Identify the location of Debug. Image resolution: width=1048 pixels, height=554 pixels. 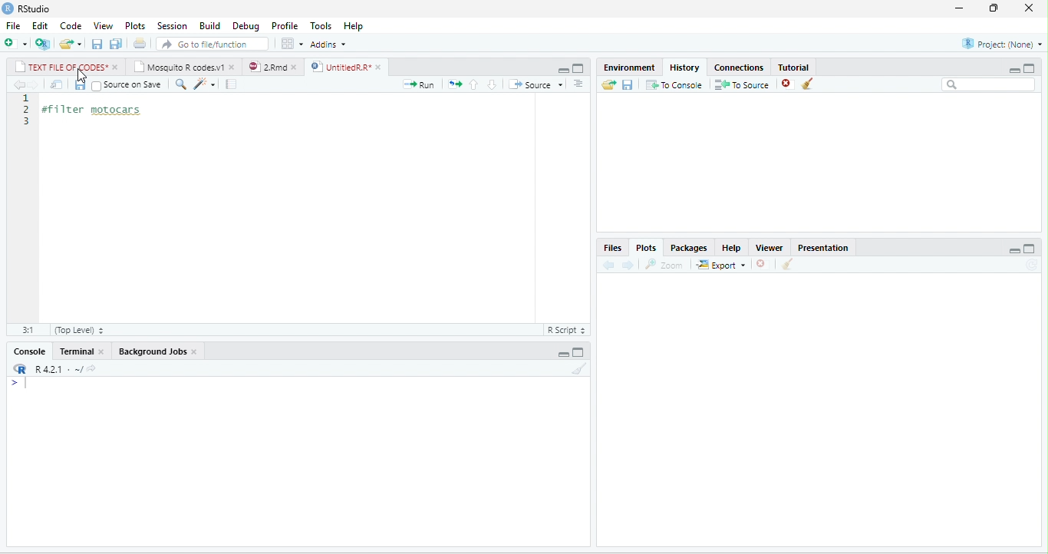
(246, 27).